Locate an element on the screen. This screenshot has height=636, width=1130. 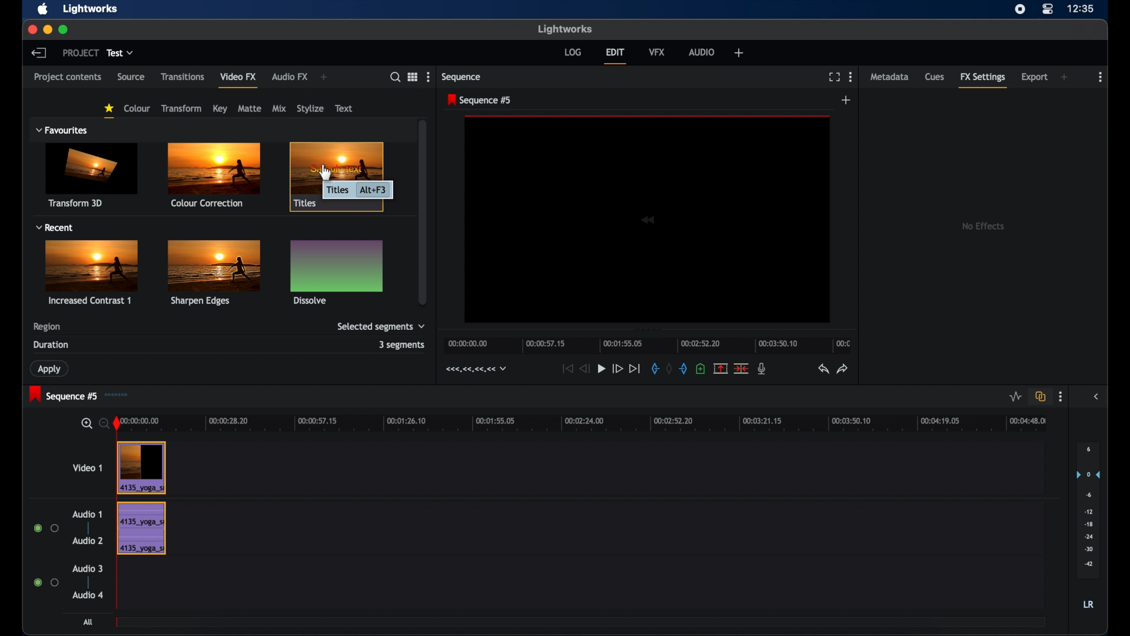
matte is located at coordinates (250, 108).